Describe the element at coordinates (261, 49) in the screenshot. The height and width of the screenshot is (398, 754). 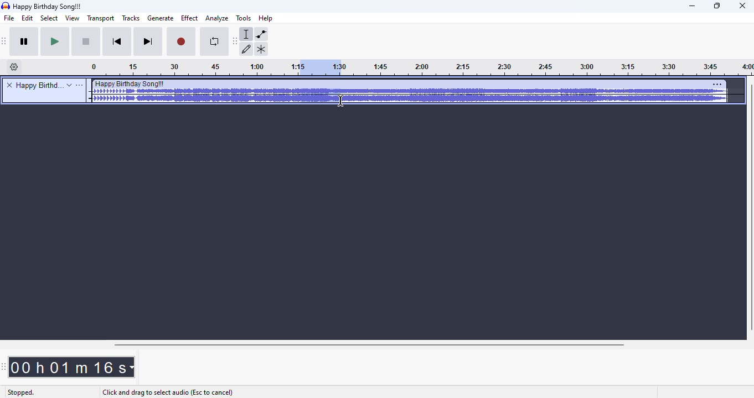
I see `multi-tool` at that location.